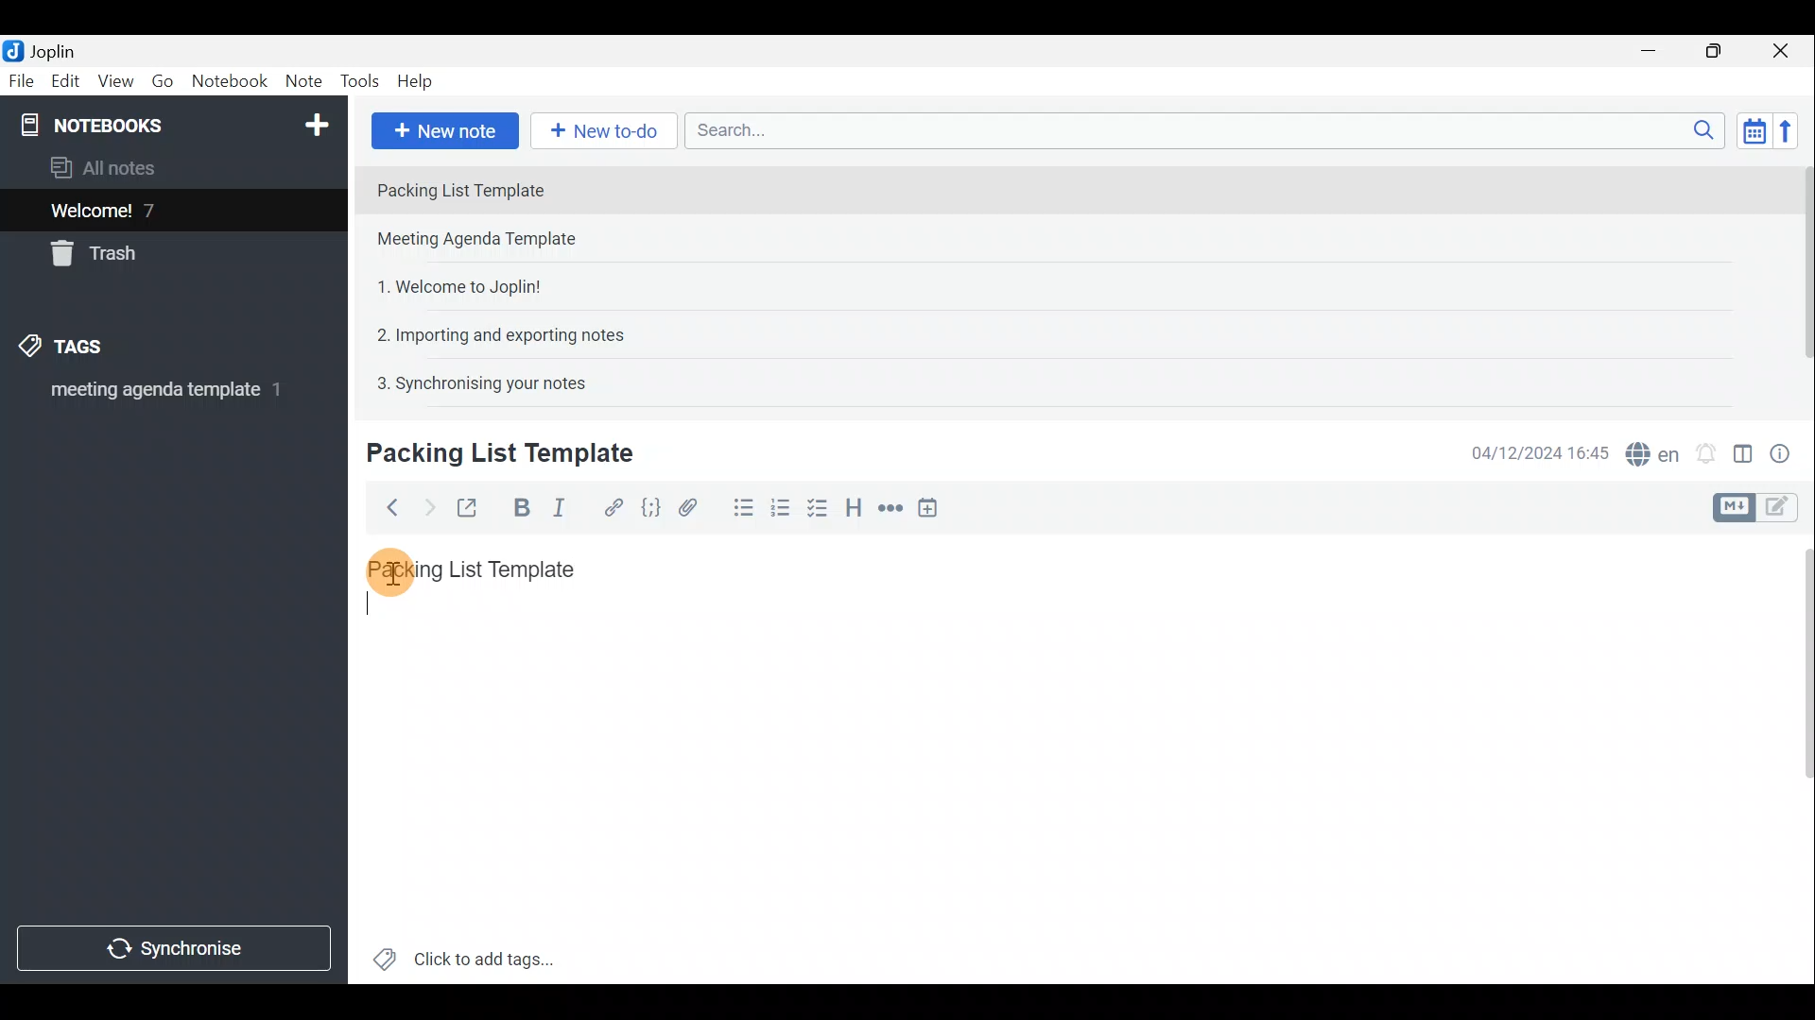  Describe the element at coordinates (44, 50) in the screenshot. I see `Joplin` at that location.